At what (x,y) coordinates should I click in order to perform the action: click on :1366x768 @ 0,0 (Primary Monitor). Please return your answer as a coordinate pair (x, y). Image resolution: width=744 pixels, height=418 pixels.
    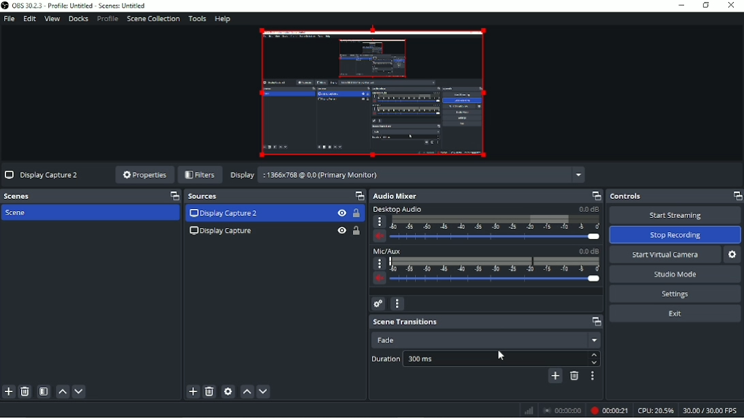
    Looking at the image, I should click on (422, 175).